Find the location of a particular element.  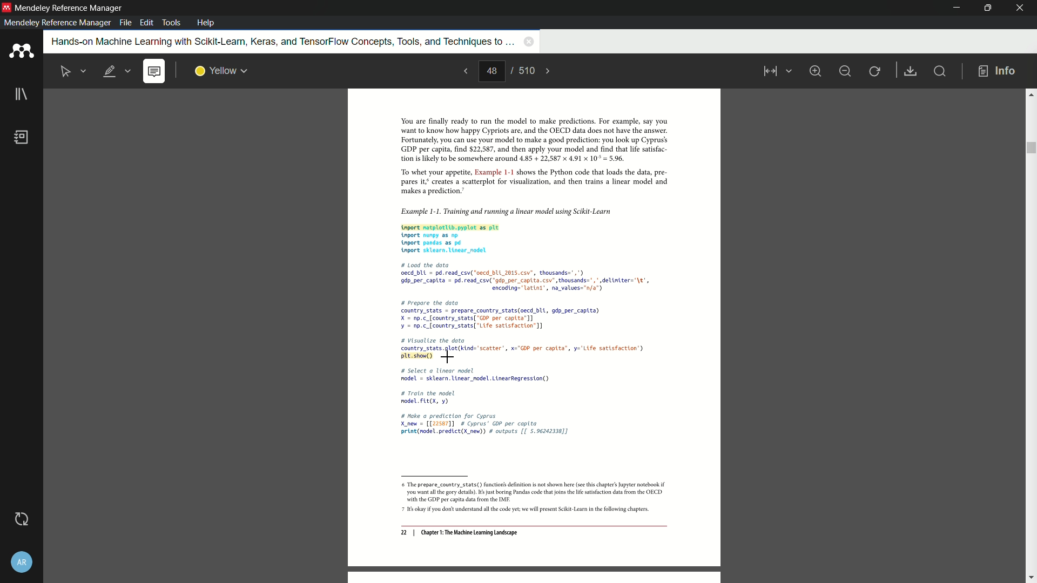

minimize is located at coordinates (958, 8).